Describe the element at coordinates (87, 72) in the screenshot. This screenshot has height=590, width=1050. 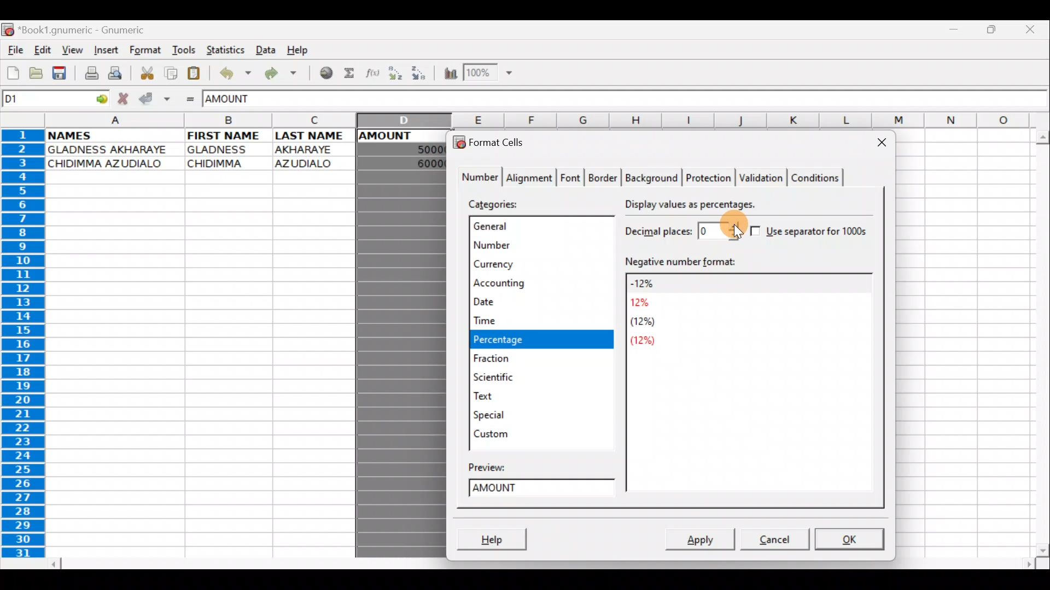
I see `Print file` at that location.